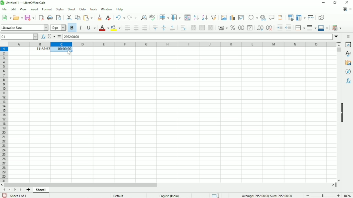 The image size is (353, 198). What do you see at coordinates (155, 28) in the screenshot?
I see `Align top` at bounding box center [155, 28].